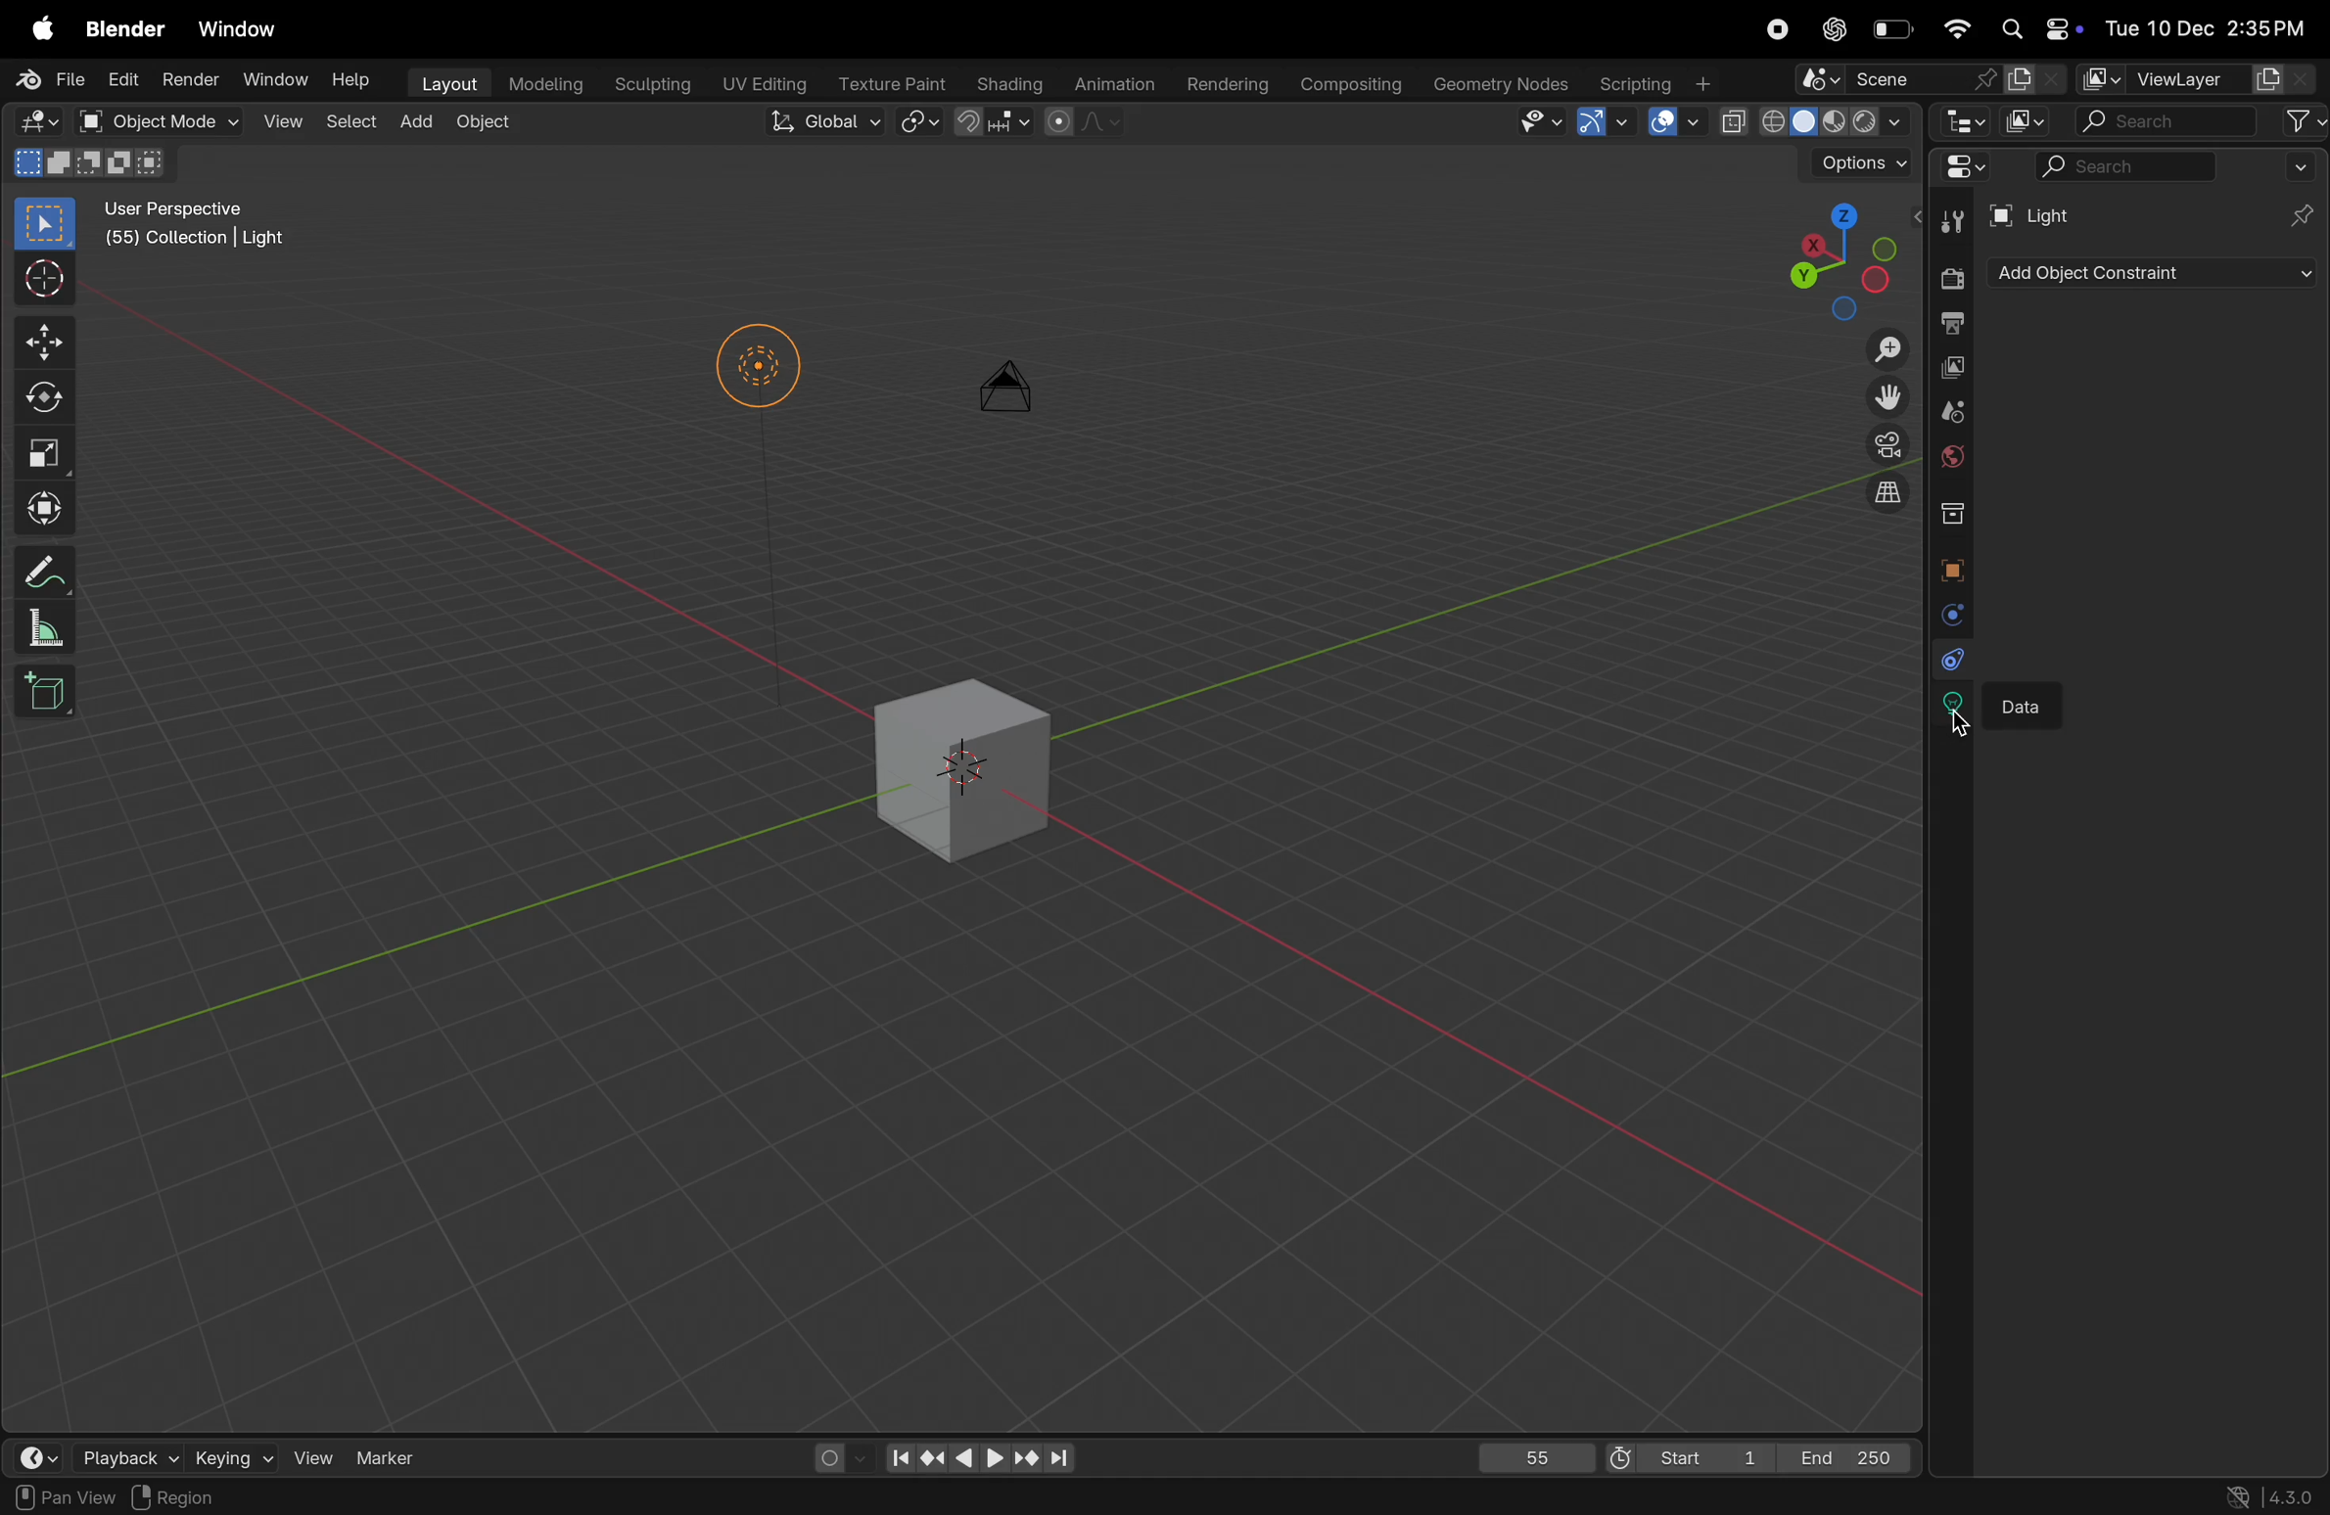  Describe the element at coordinates (1948, 369) in the screenshot. I see `view layer` at that location.